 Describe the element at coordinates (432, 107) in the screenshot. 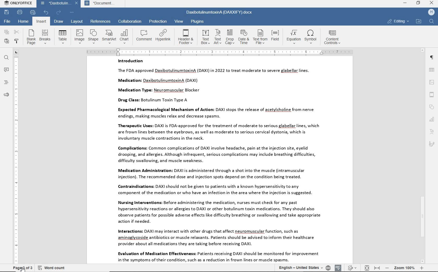

I see `shape` at that location.